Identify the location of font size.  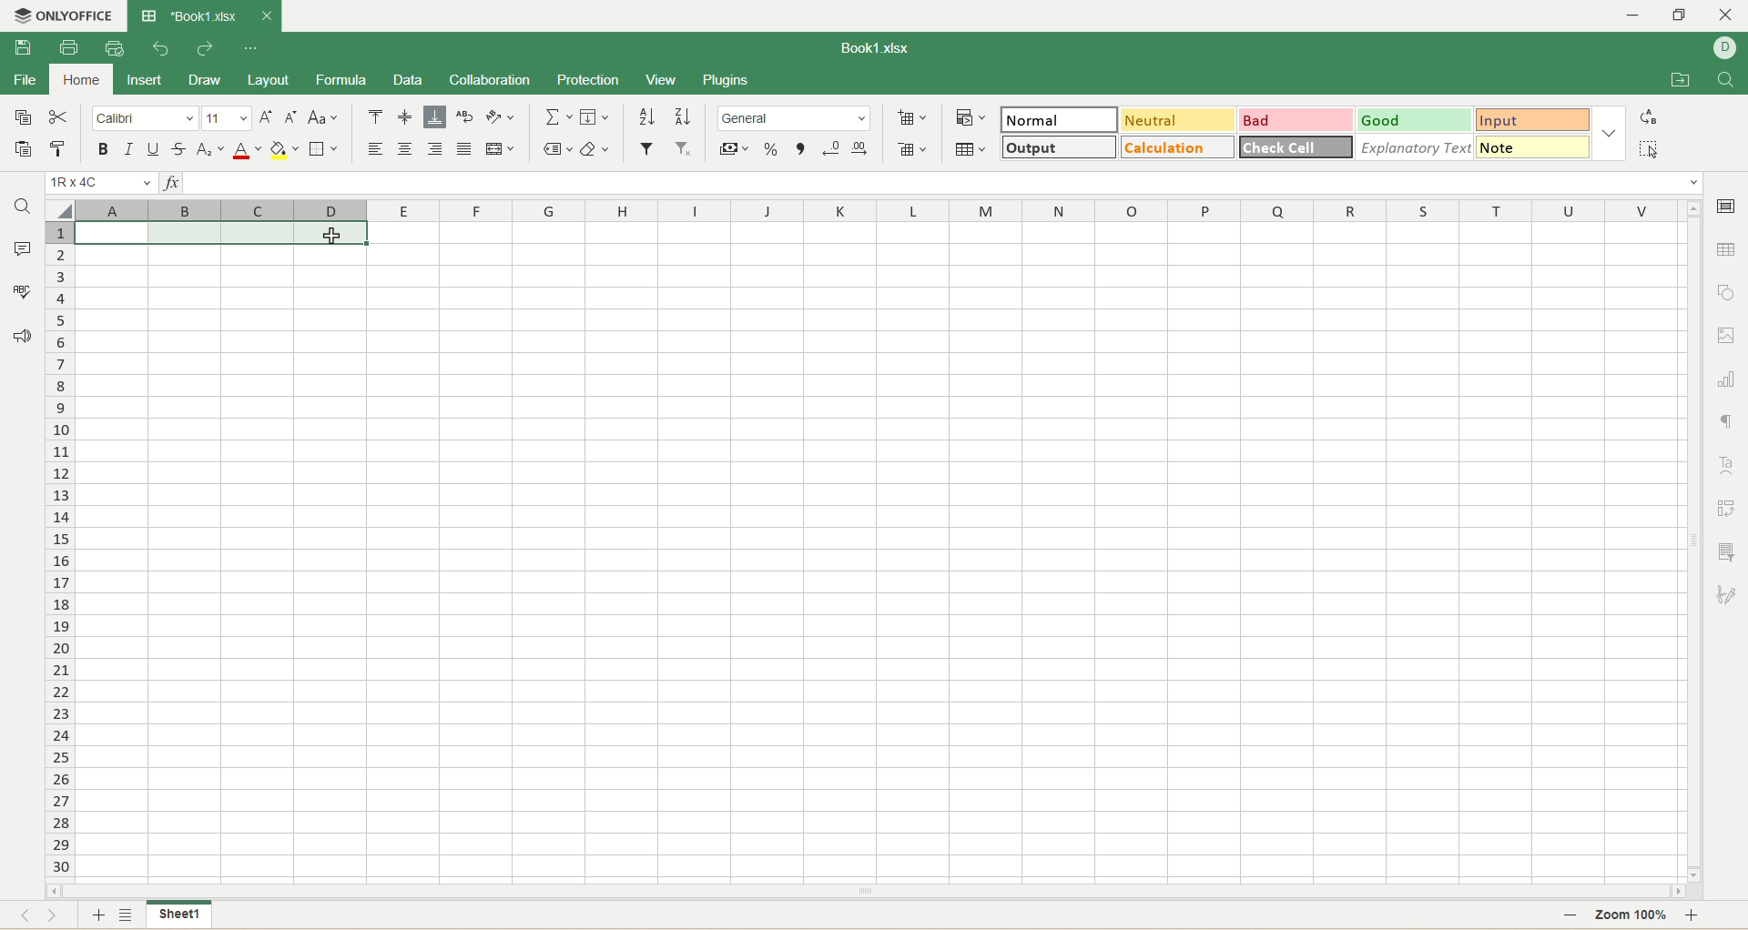
(227, 118).